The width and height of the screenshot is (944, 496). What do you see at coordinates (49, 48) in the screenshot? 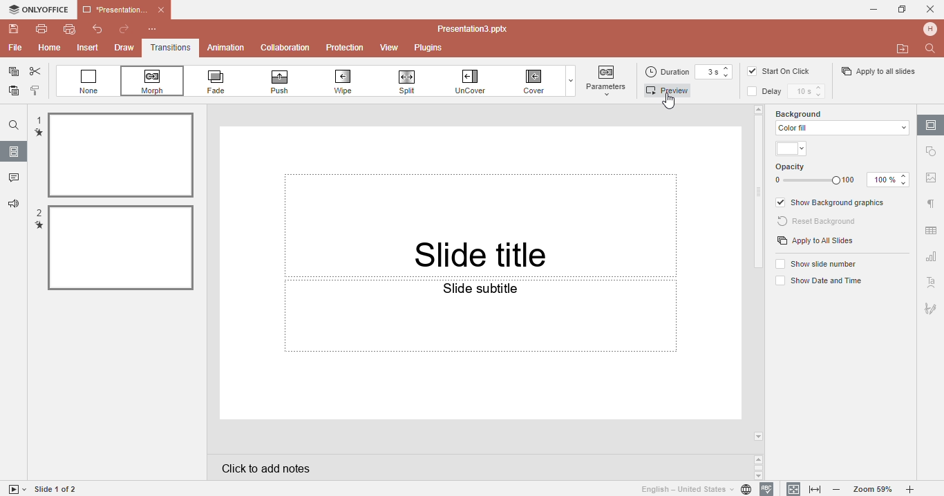
I see `Home` at bounding box center [49, 48].